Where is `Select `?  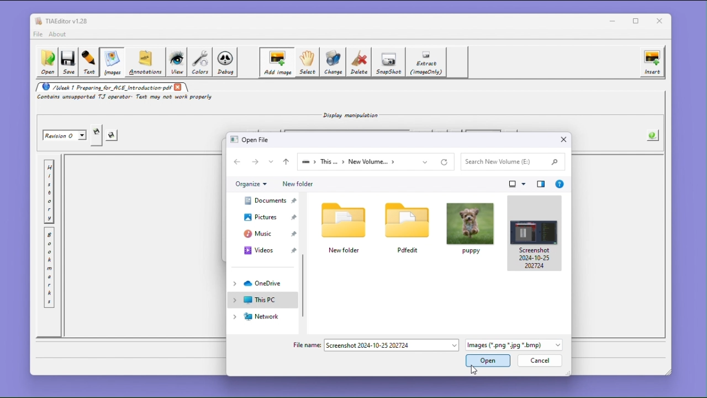
Select  is located at coordinates (307, 62).